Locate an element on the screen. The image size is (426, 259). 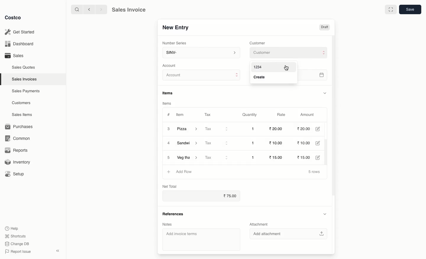
Tax is located at coordinates (207, 114).